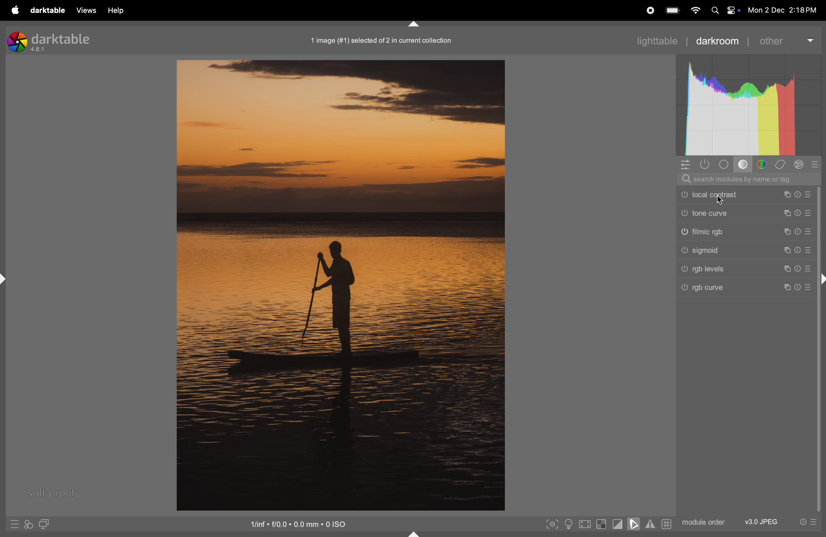 Image resolution: width=826 pixels, height=537 pixels. What do you see at coordinates (11, 522) in the screenshot?
I see `quick access to presets` at bounding box center [11, 522].